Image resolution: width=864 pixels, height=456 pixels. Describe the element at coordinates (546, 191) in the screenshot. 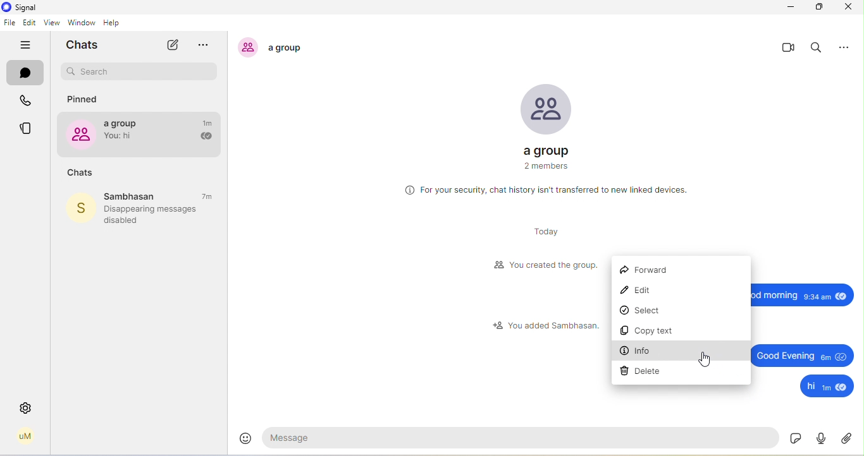

I see `chat history disabled in connected device` at that location.